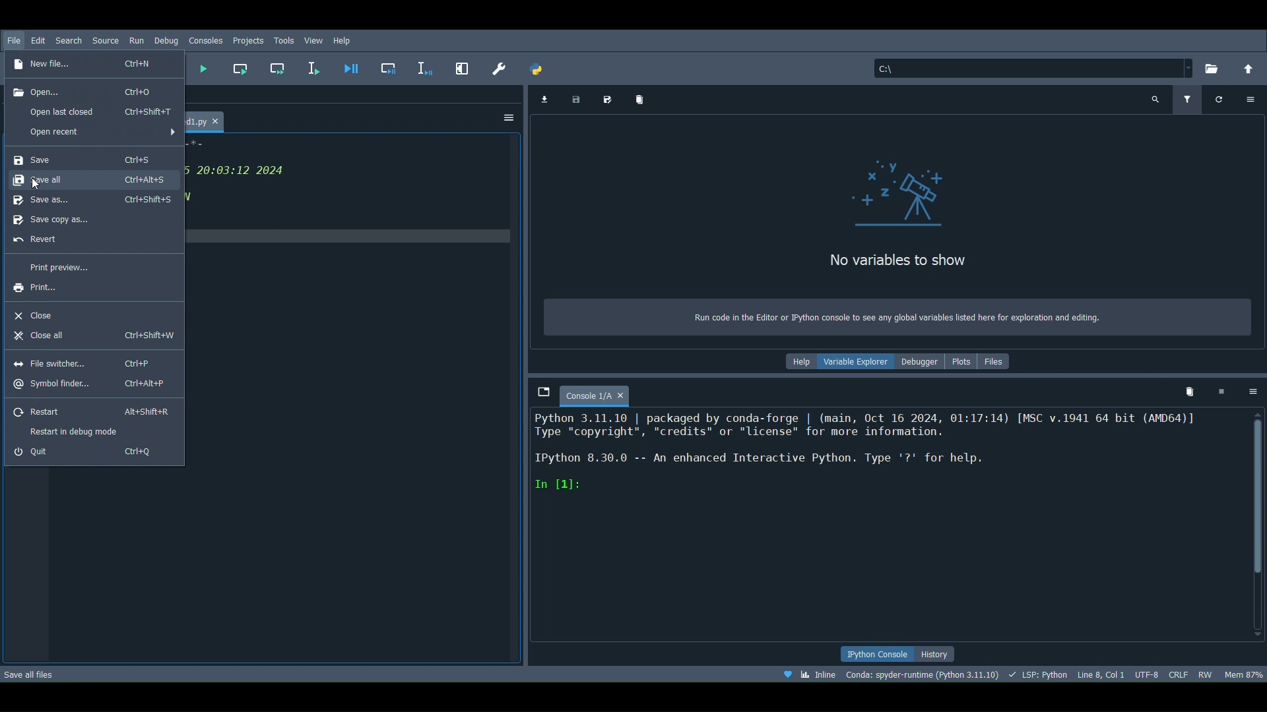  Describe the element at coordinates (1032, 68) in the screenshot. I see `C: (file path)` at that location.